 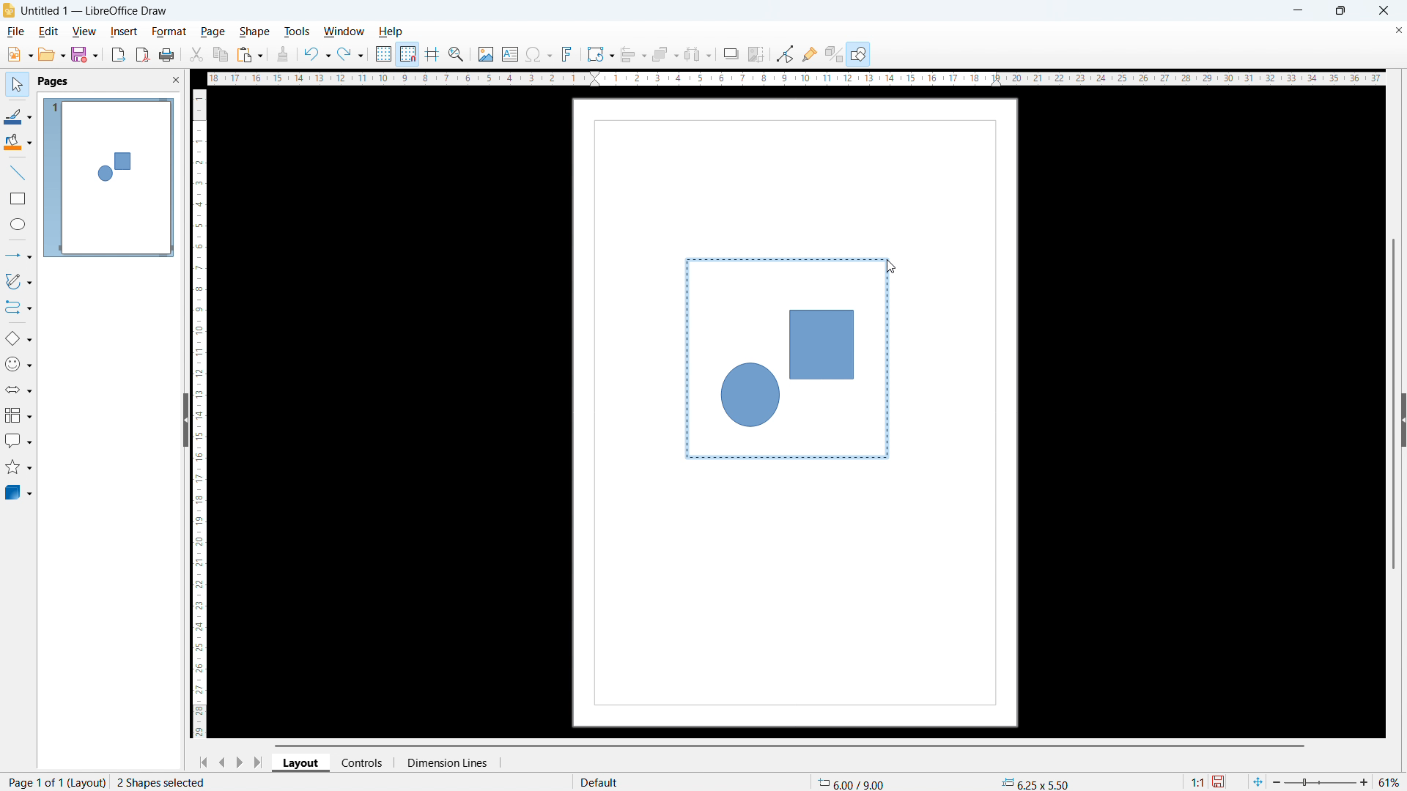 What do you see at coordinates (186, 420) in the screenshot?
I see `hide pane` at bounding box center [186, 420].